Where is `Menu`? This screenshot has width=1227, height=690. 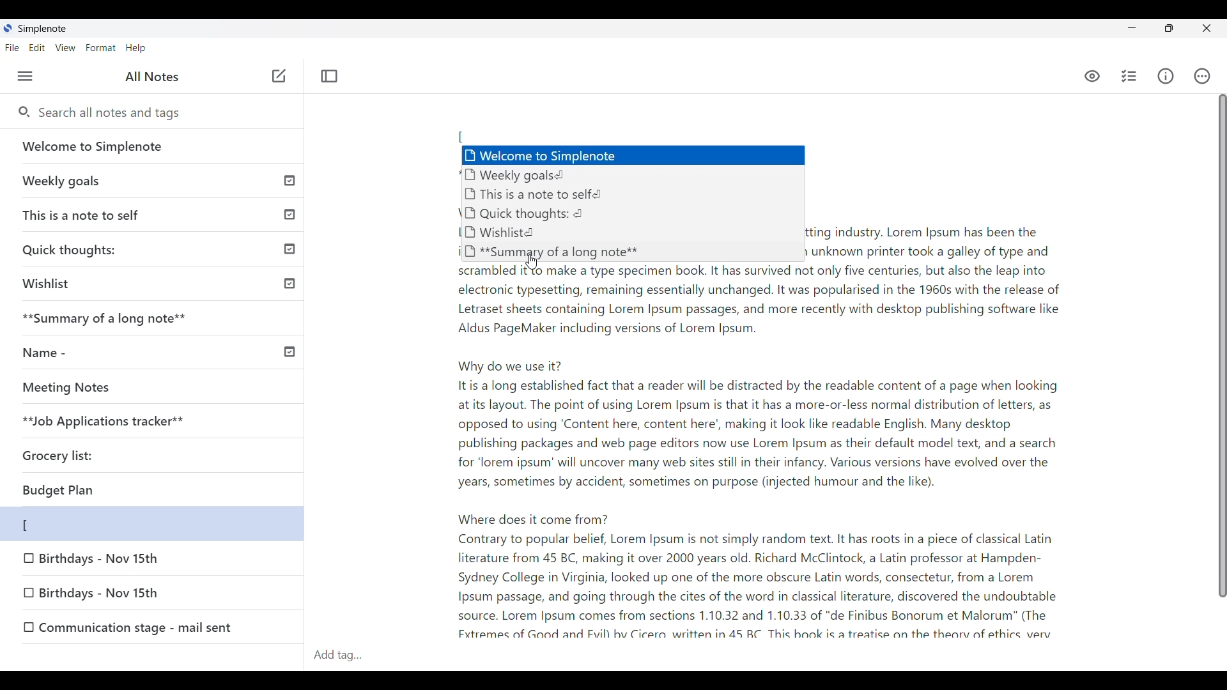
Menu is located at coordinates (26, 76).